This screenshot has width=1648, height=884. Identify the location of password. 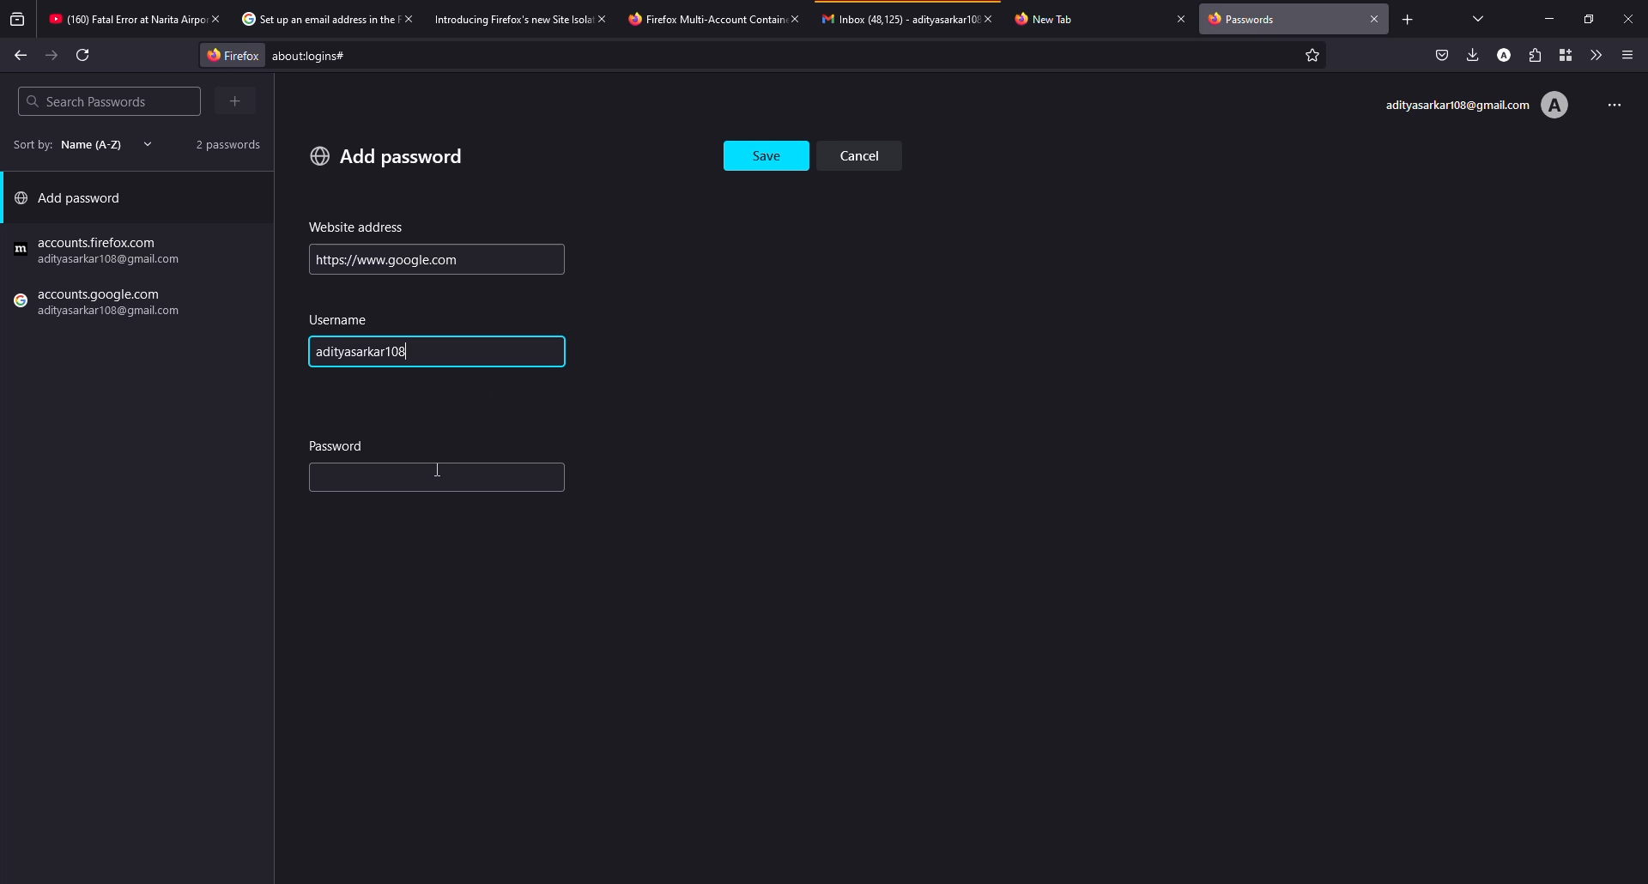
(338, 445).